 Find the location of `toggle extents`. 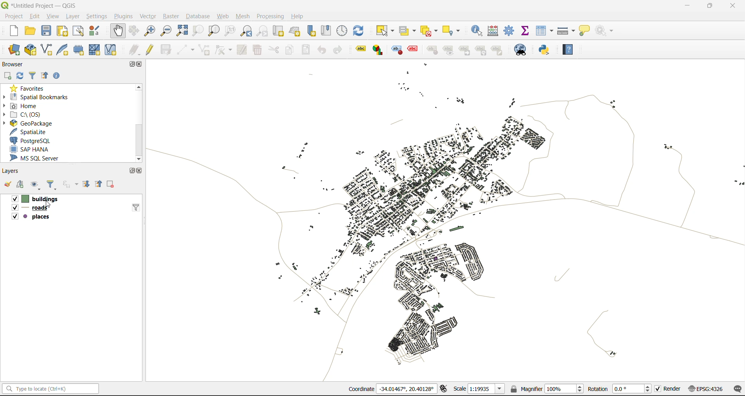

toggle extents is located at coordinates (445, 389).